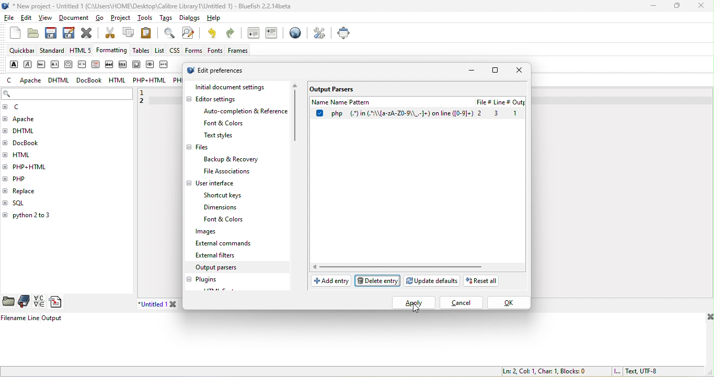 This screenshot has height=377, width=714. Describe the element at coordinates (219, 136) in the screenshot. I see `text style` at that location.